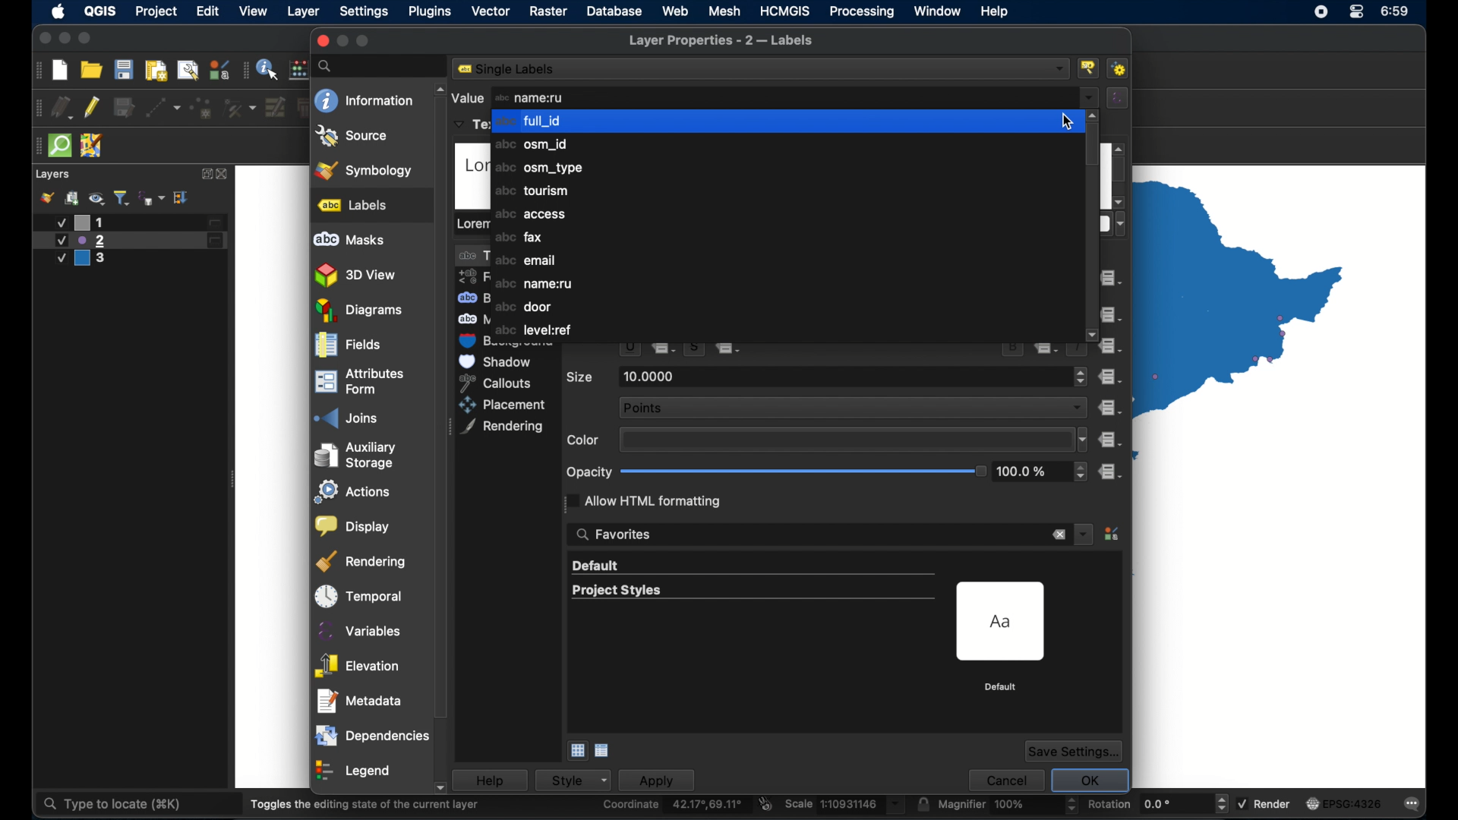 Image resolution: width=1458 pixels, height=820 pixels. What do you see at coordinates (355, 768) in the screenshot?
I see `legend` at bounding box center [355, 768].